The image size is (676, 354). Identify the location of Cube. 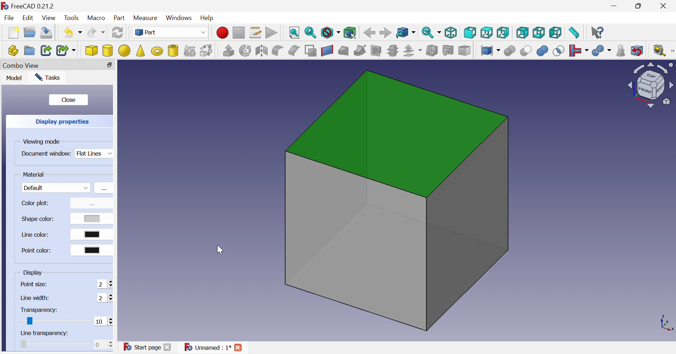
(396, 200).